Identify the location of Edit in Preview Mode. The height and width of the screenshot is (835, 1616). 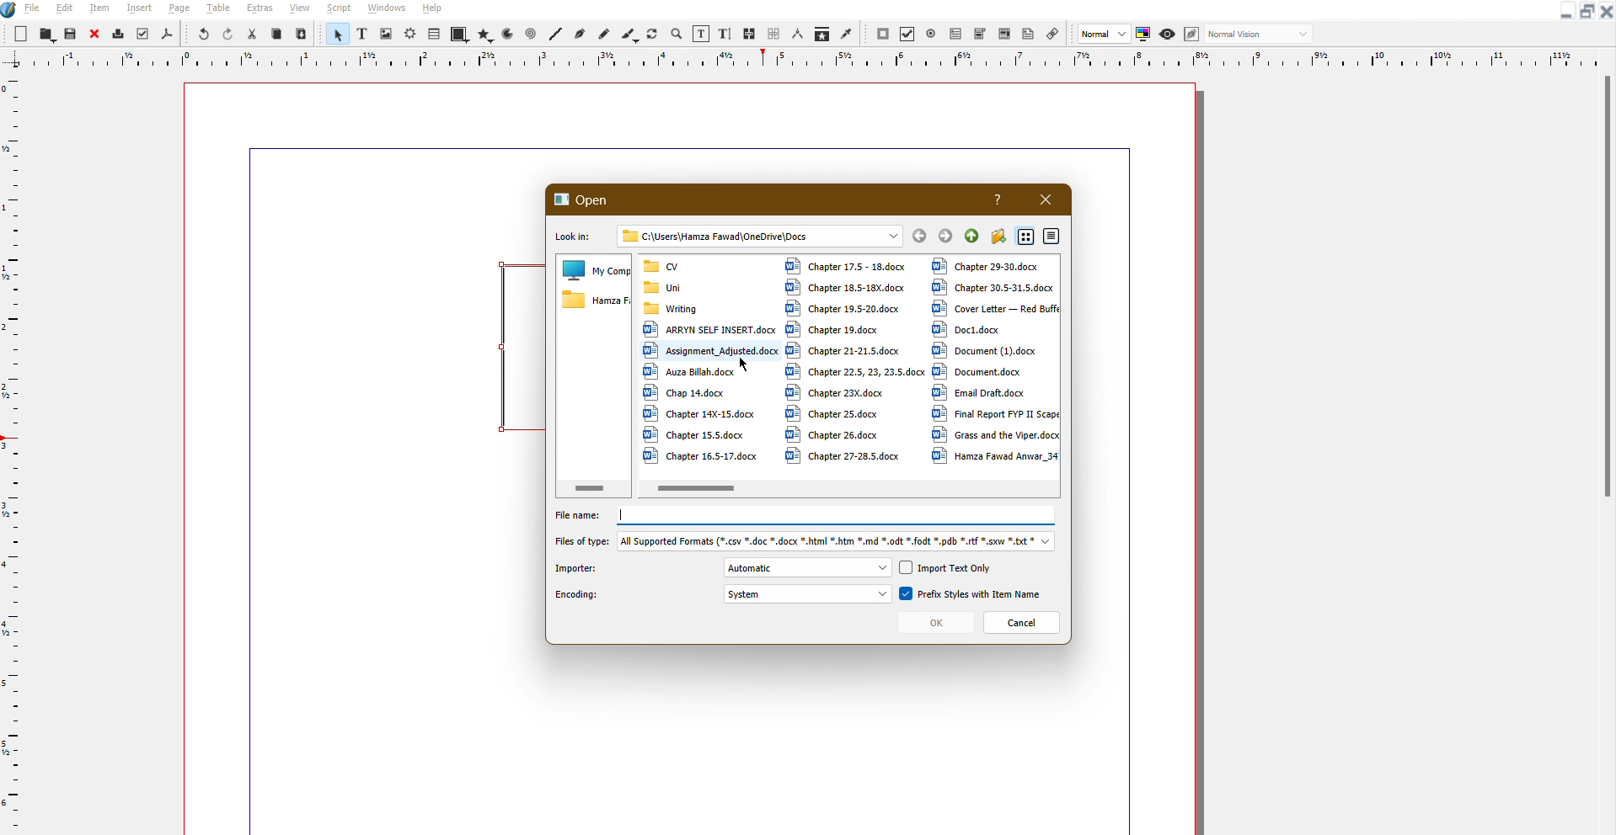
(1192, 34).